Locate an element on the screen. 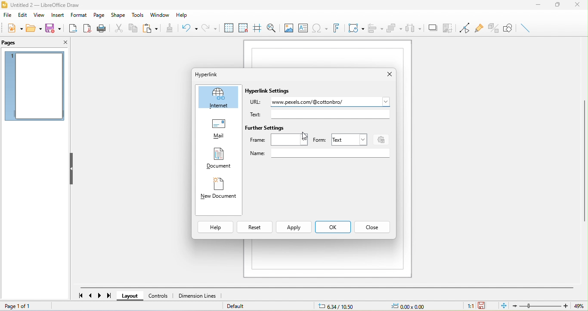 The image size is (588, 311). horizontal scroll bar is located at coordinates (329, 287).